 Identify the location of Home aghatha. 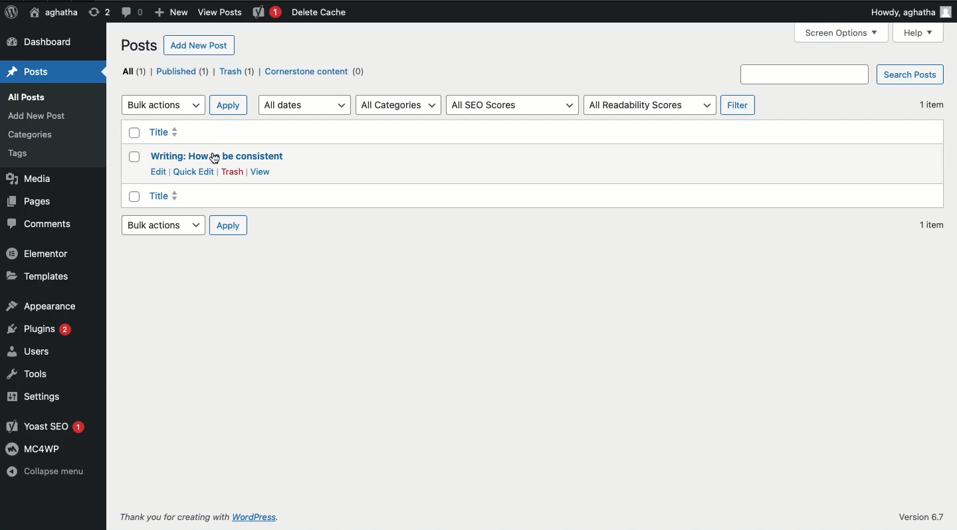
(53, 13).